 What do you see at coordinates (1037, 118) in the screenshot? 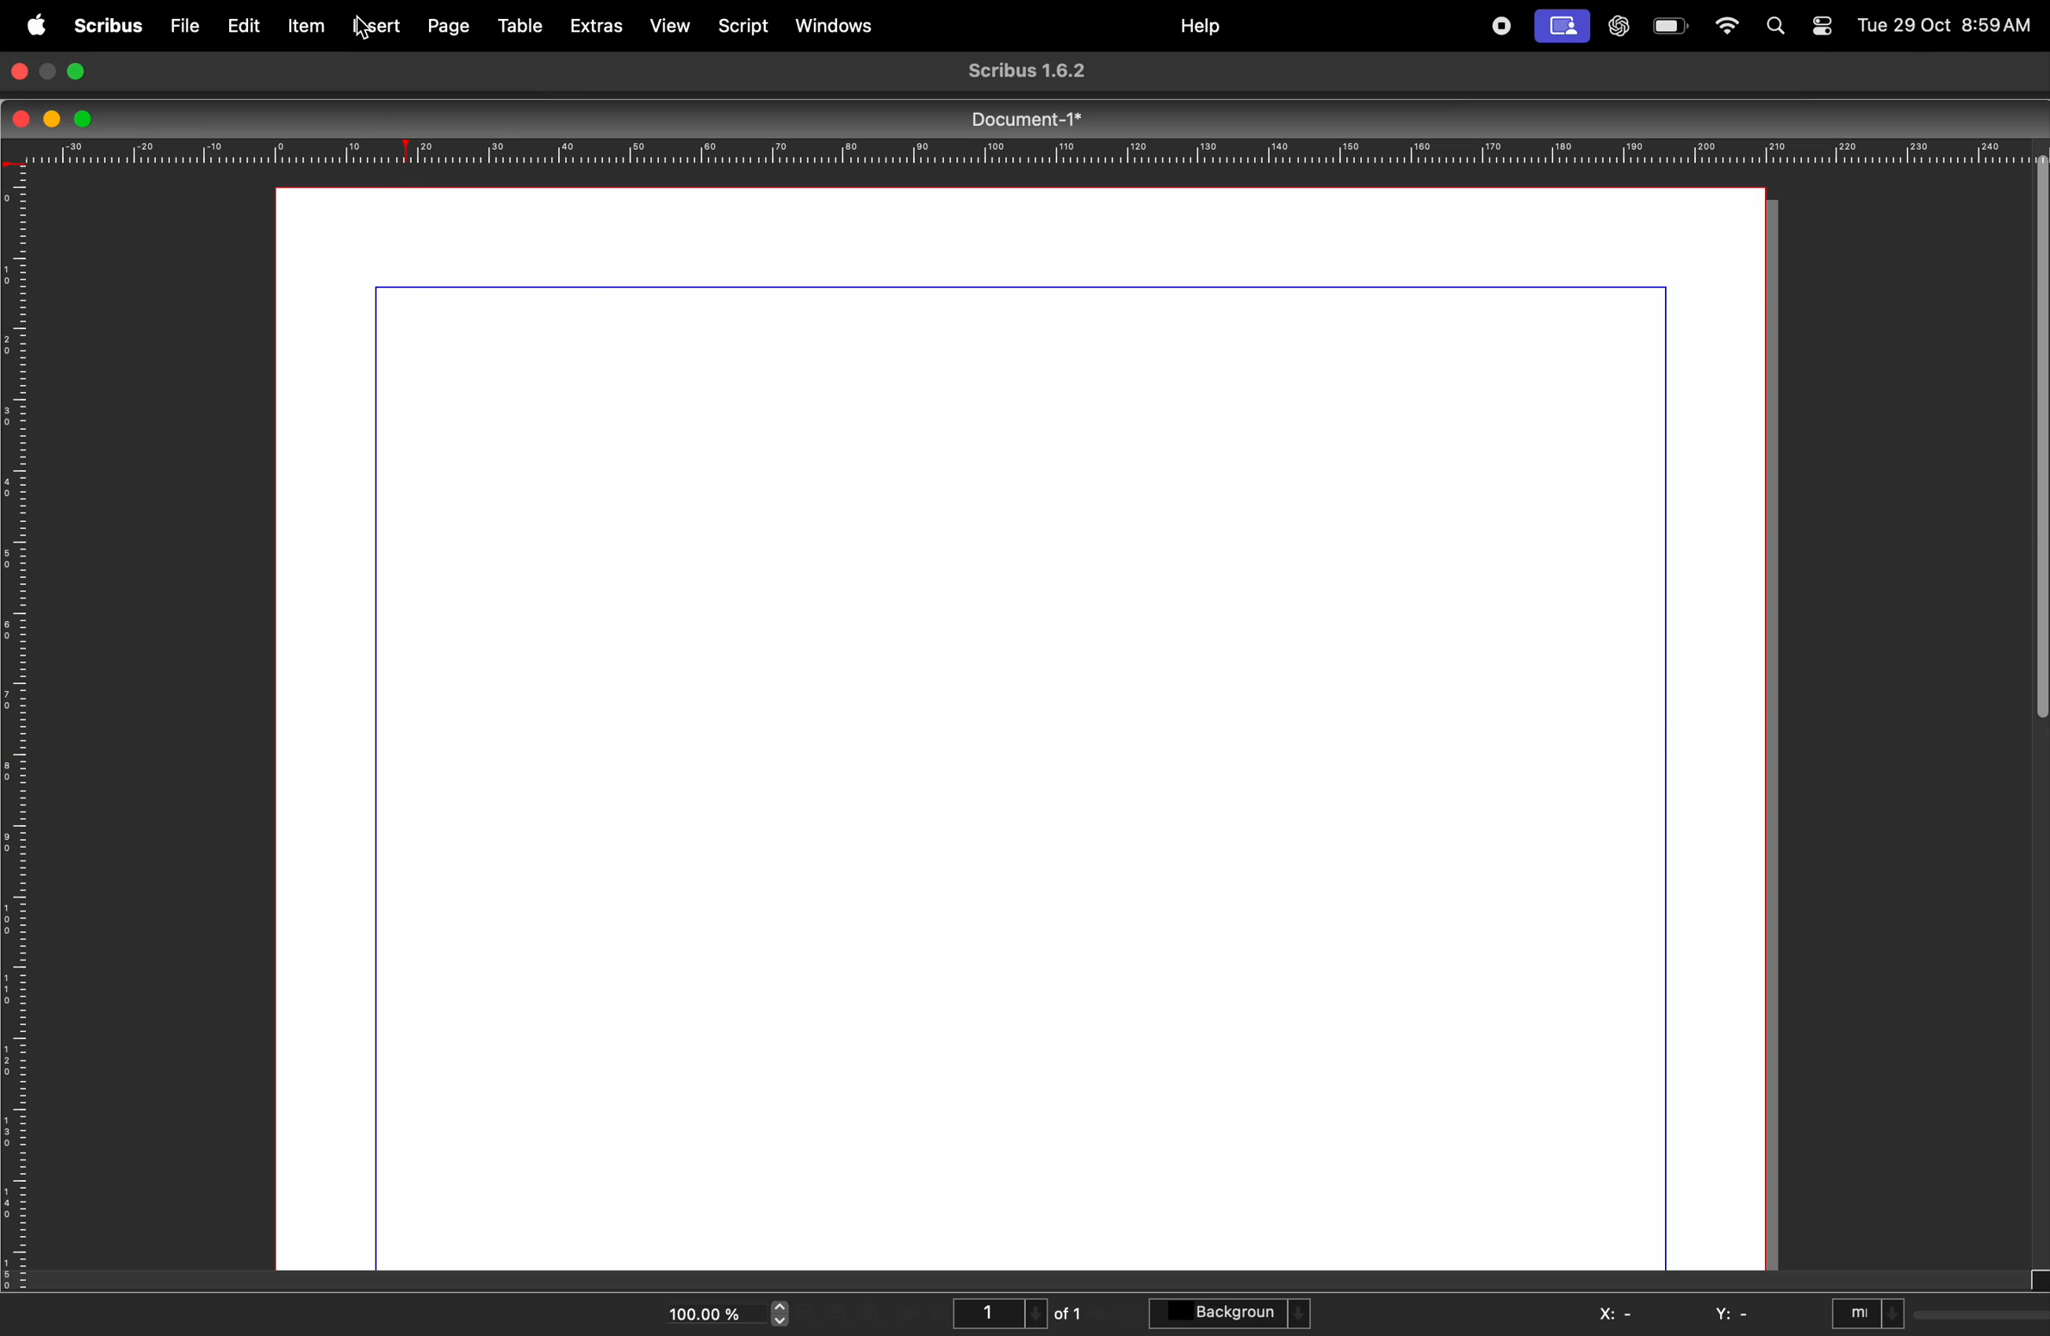
I see `Document-1*` at bounding box center [1037, 118].